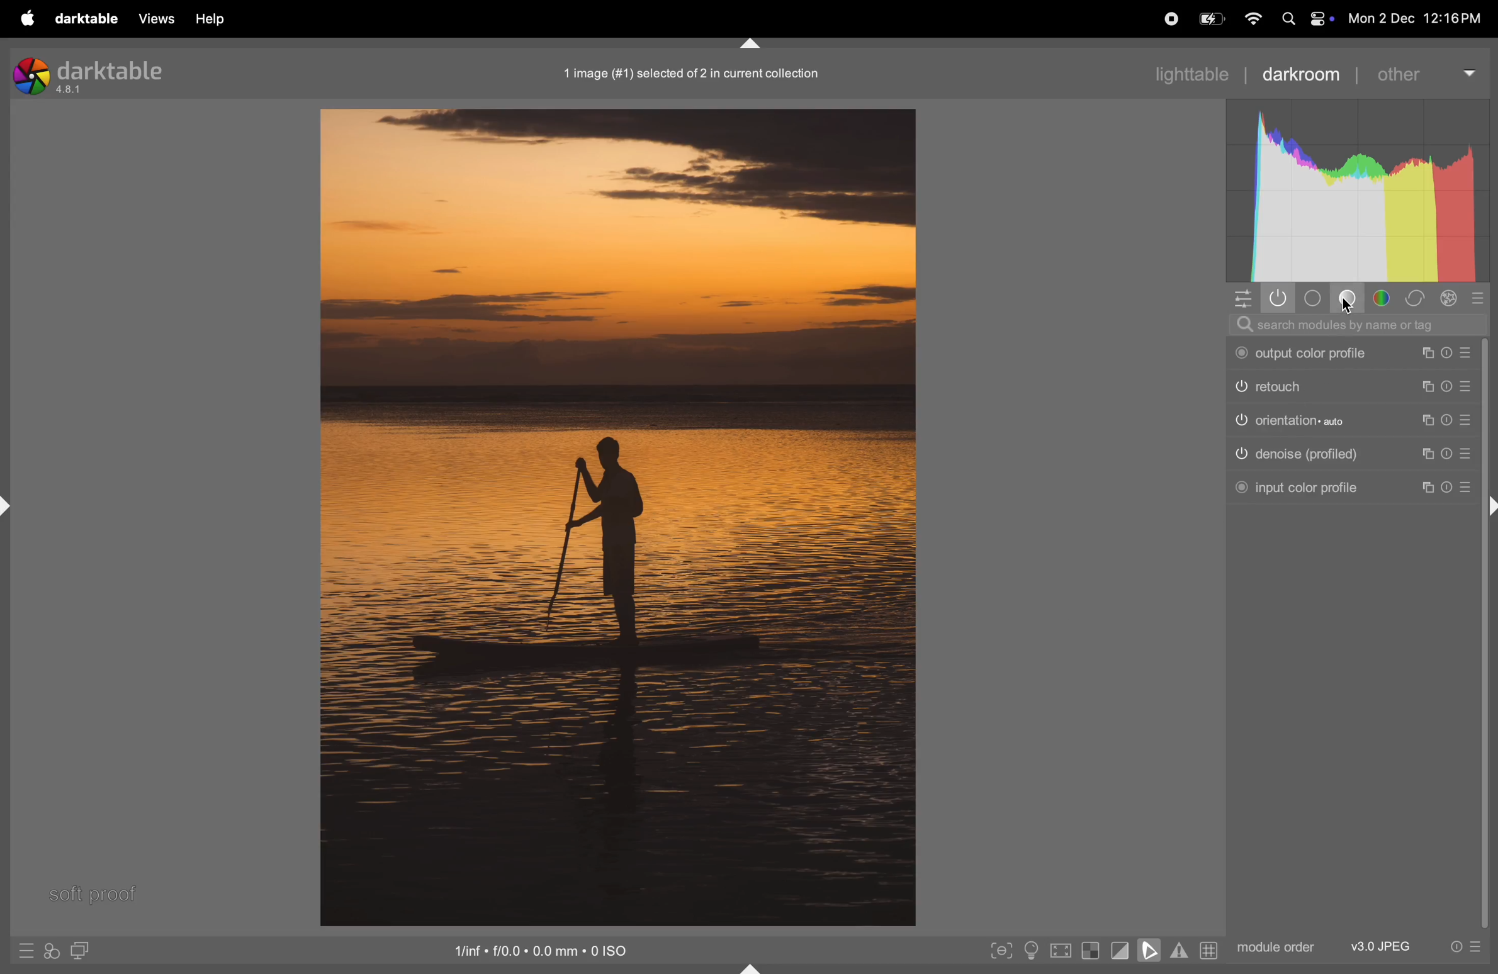 This screenshot has height=974, width=1498. I want to click on darktable version, so click(103, 72).